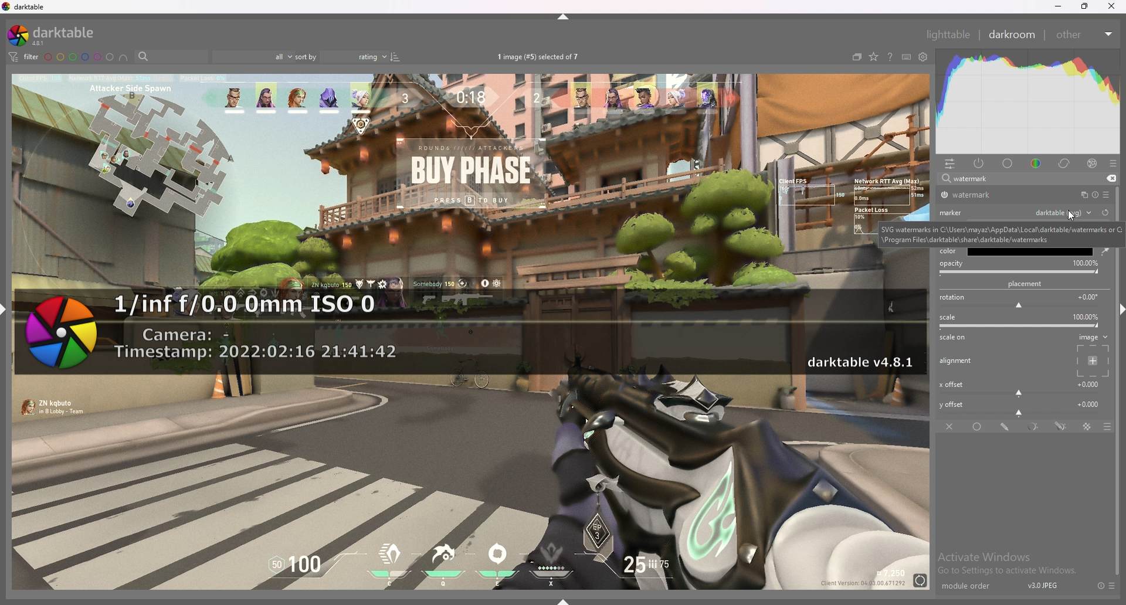  Describe the element at coordinates (924, 57) in the screenshot. I see `show global preference` at that location.